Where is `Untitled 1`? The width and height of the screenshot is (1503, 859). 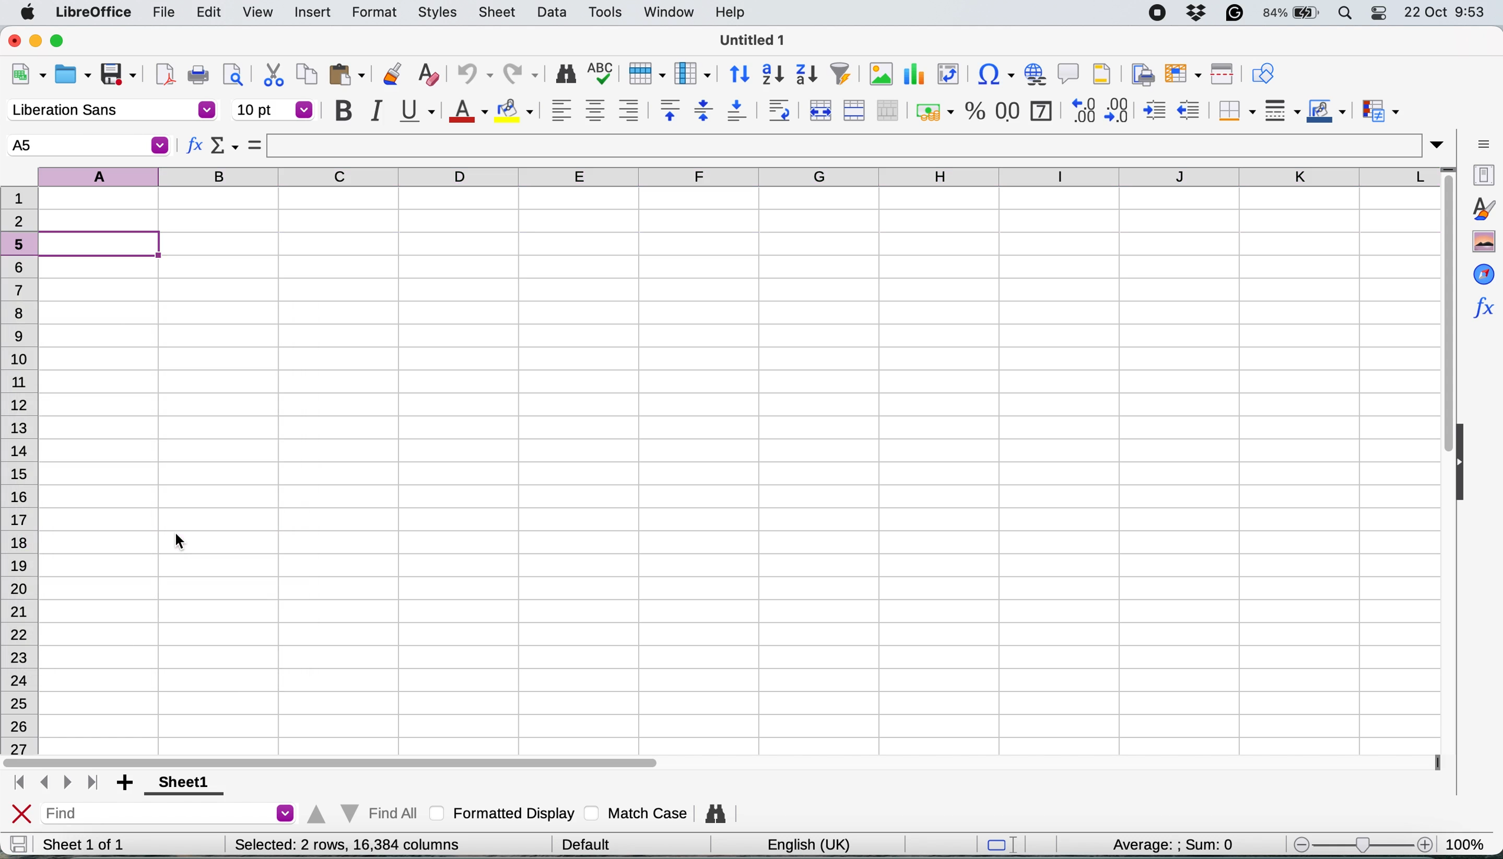
Untitled 1 is located at coordinates (749, 40).